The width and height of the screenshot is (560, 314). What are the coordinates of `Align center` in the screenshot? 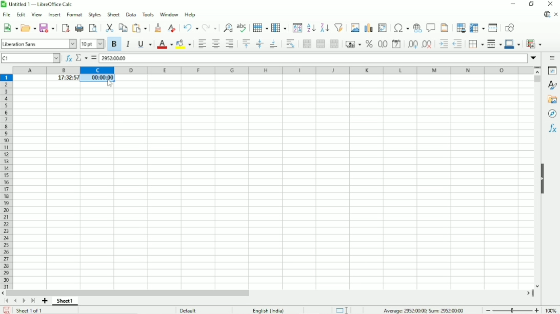 It's located at (216, 43).